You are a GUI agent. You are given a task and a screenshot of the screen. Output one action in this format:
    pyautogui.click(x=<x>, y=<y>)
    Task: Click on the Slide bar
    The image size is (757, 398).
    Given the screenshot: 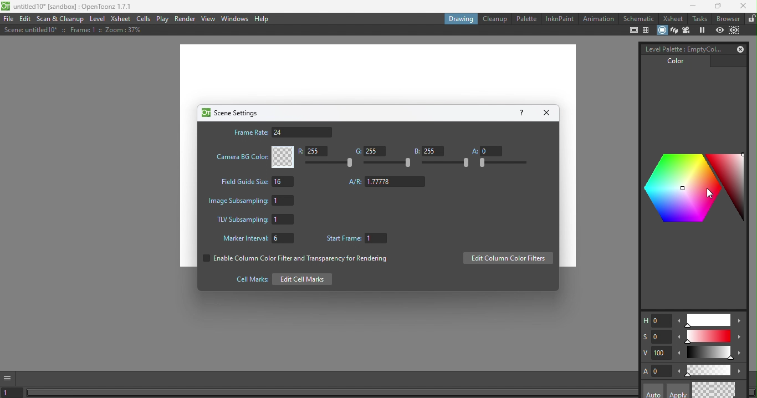 What is the action you would take?
    pyautogui.click(x=446, y=164)
    